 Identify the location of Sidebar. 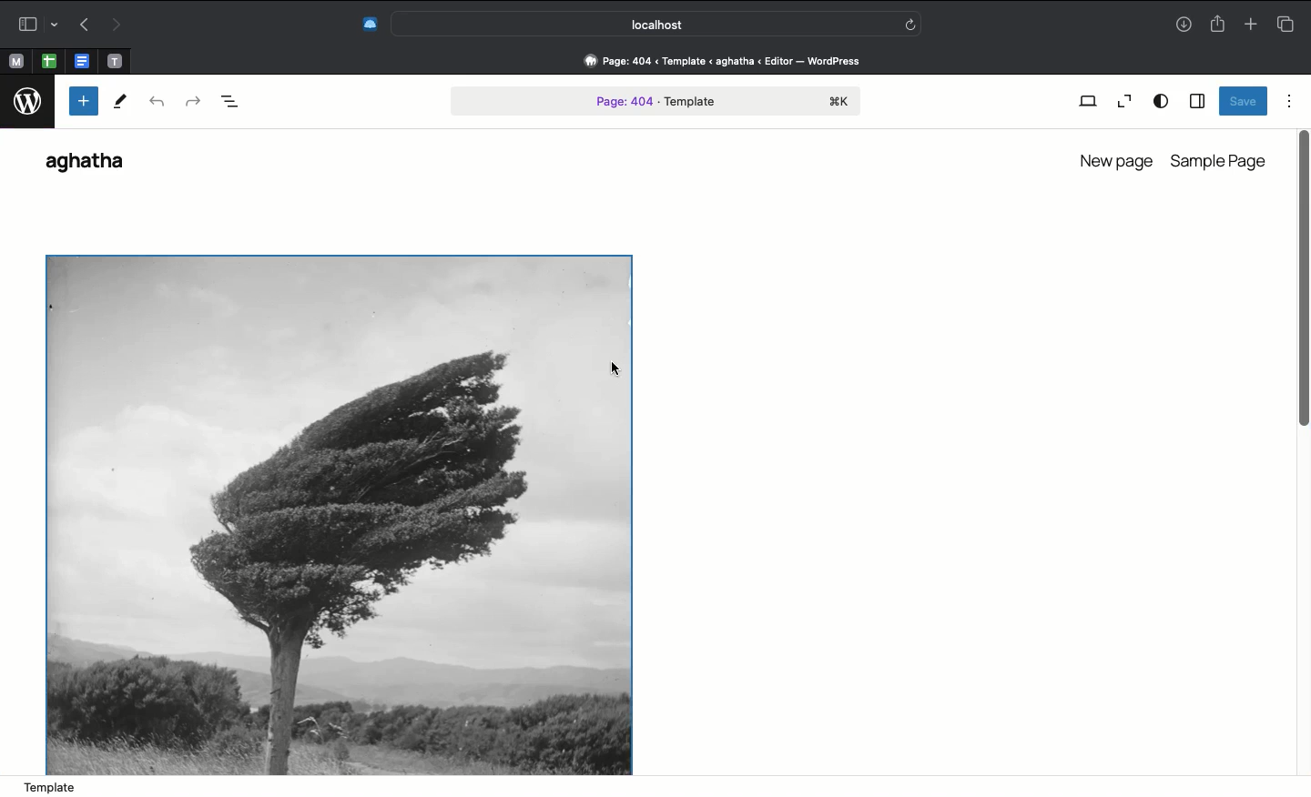
(35, 24).